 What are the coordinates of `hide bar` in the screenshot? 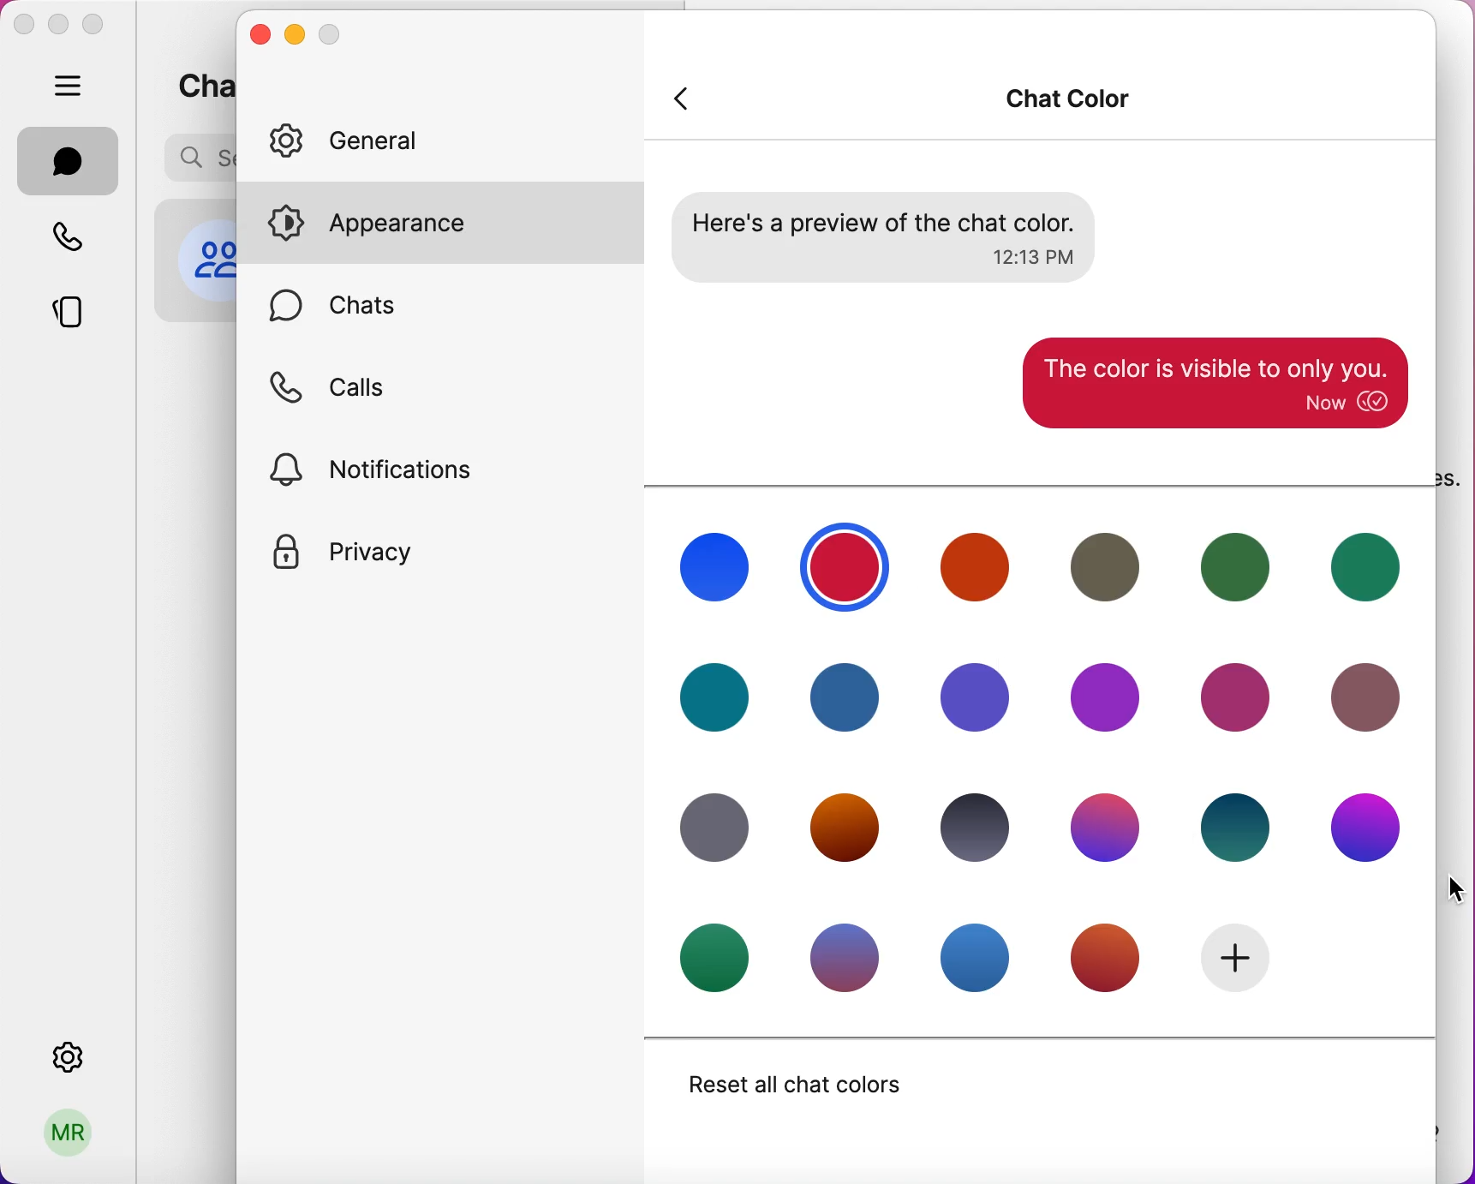 It's located at (72, 87).